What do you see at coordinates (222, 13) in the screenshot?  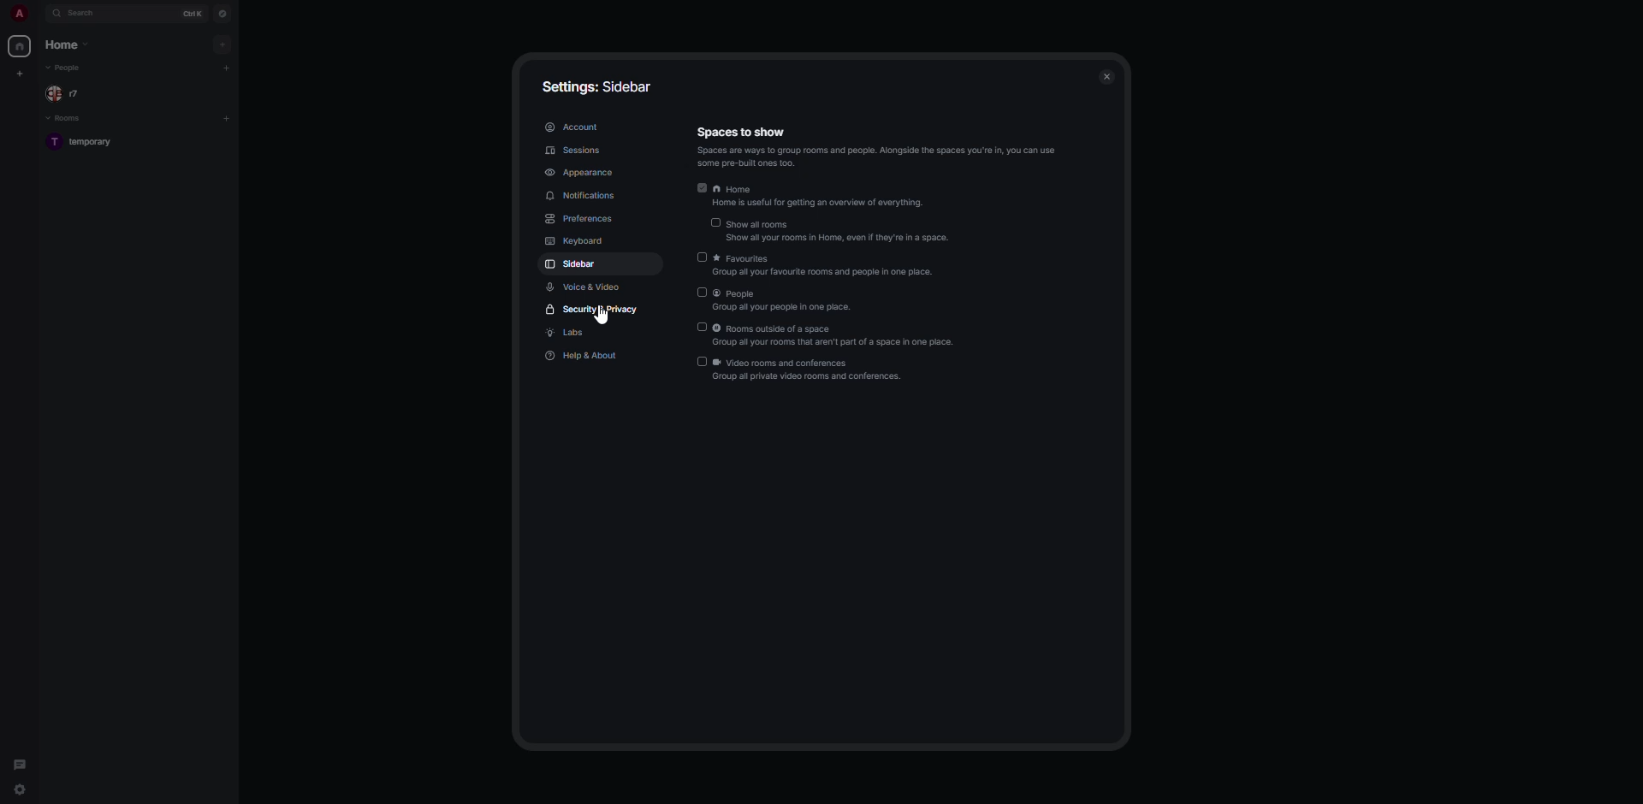 I see `navigator` at bounding box center [222, 13].